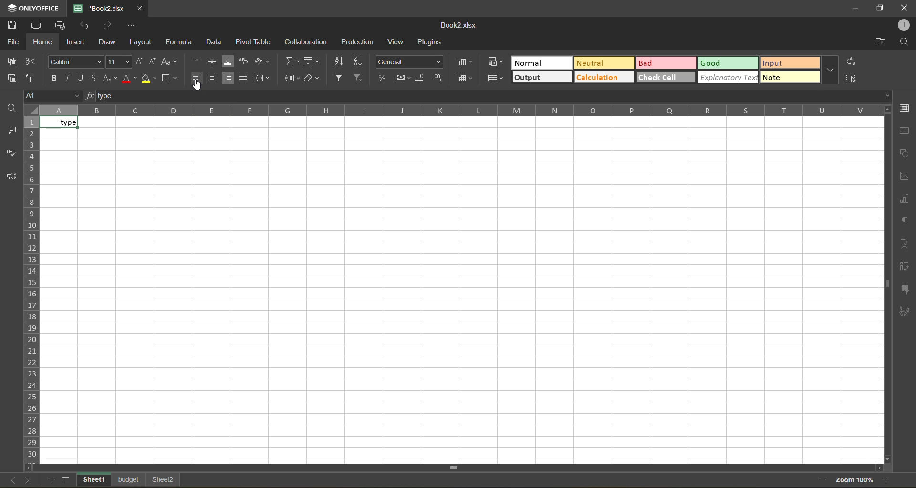  Describe the element at coordinates (905, 267) in the screenshot. I see `pivot table` at that location.